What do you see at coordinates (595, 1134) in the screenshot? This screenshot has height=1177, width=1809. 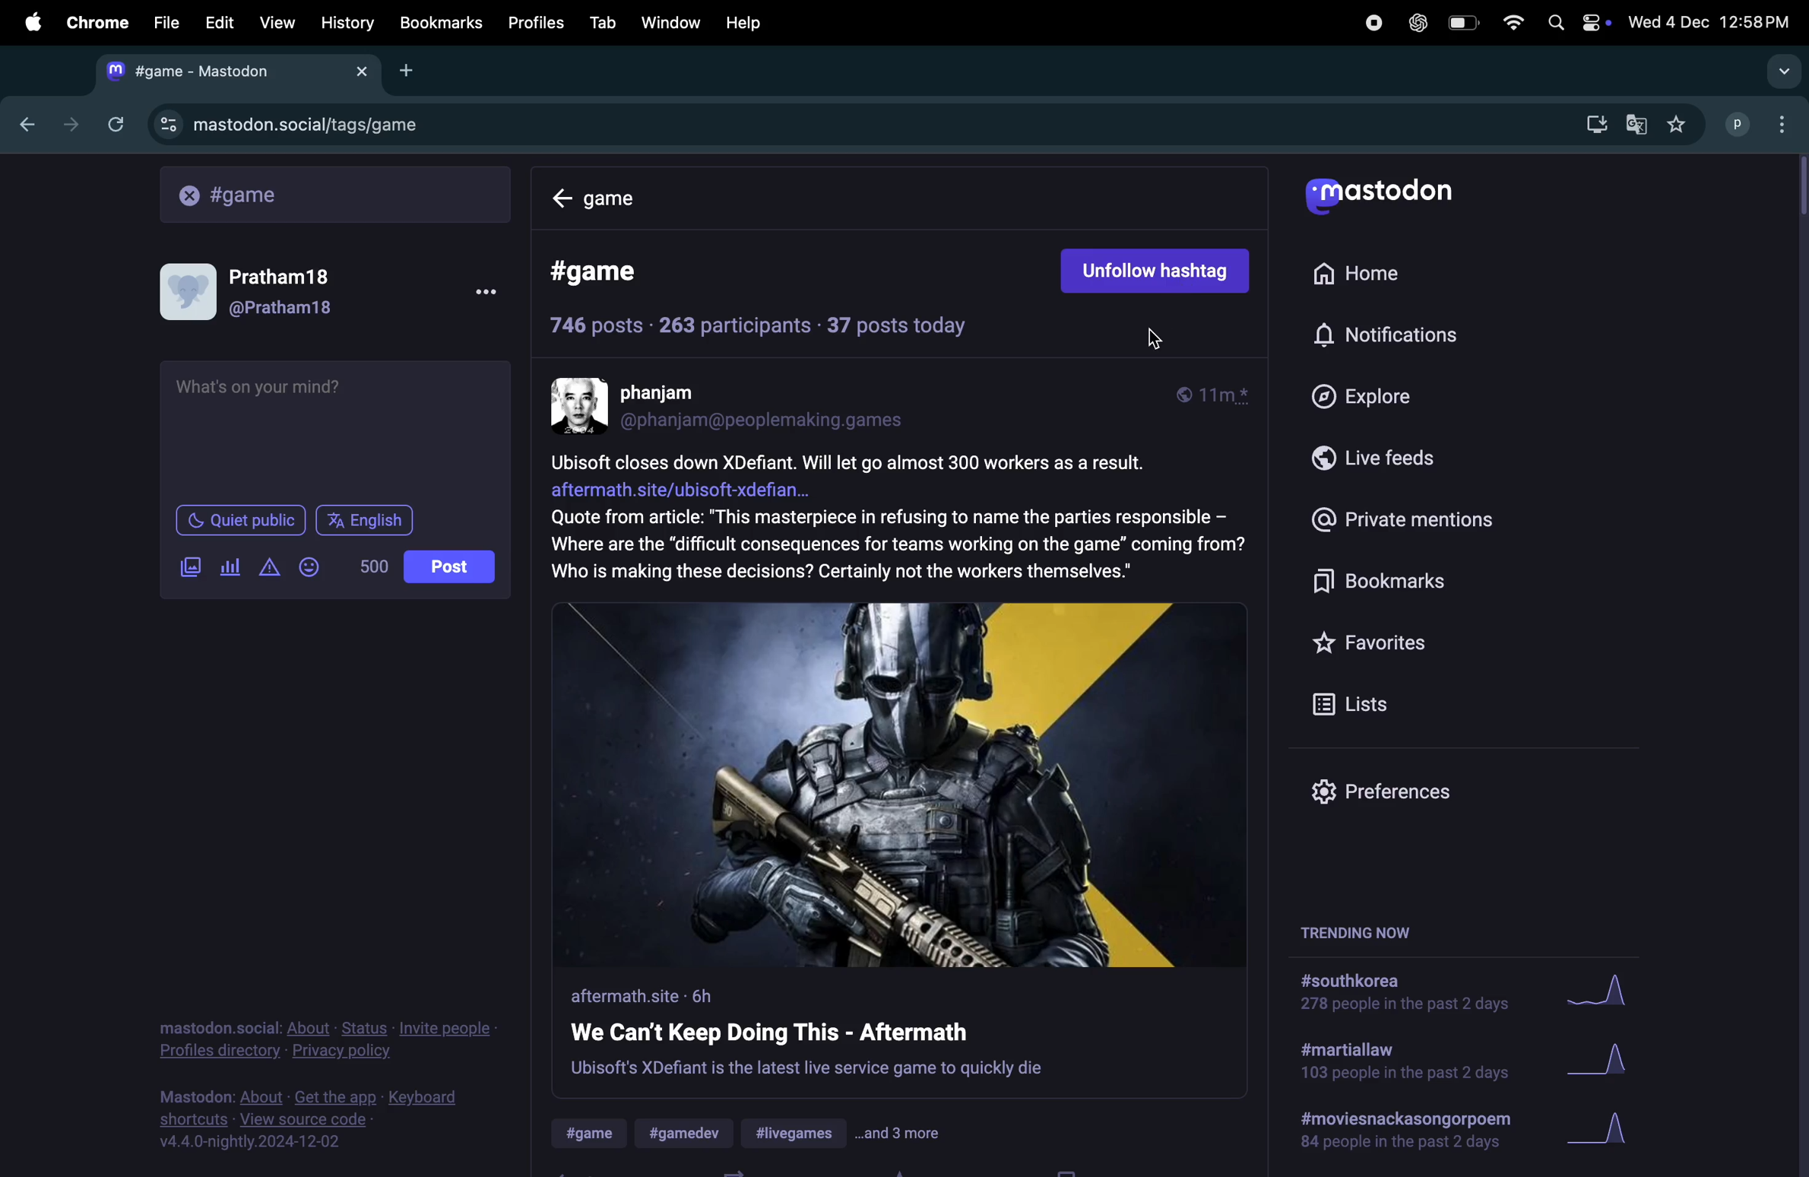 I see `#game` at bounding box center [595, 1134].